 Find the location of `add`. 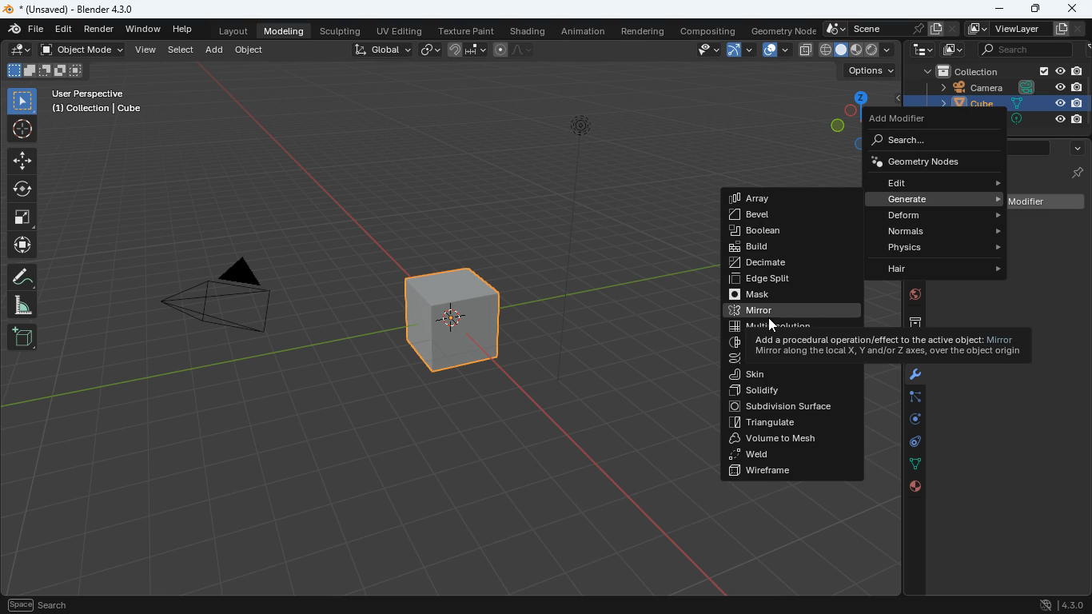

add is located at coordinates (22, 337).